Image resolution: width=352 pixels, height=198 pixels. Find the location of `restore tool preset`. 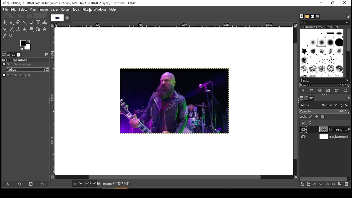

restore tool preset is located at coordinates (19, 184).